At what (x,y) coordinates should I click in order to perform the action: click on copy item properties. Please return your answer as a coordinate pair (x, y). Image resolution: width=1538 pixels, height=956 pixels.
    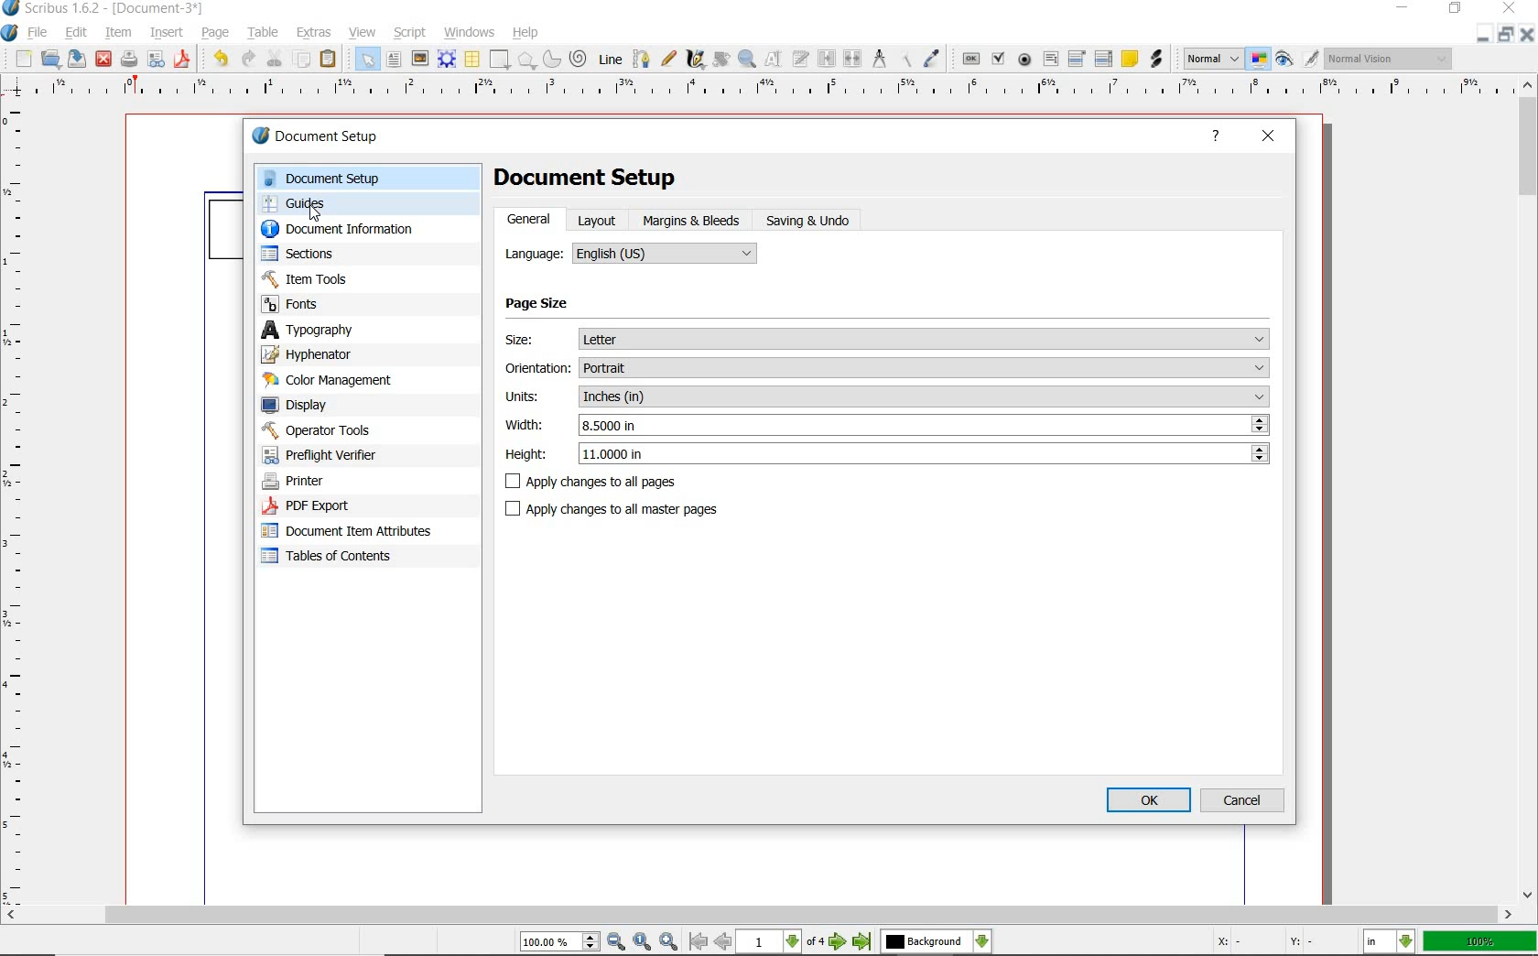
    Looking at the image, I should click on (904, 58).